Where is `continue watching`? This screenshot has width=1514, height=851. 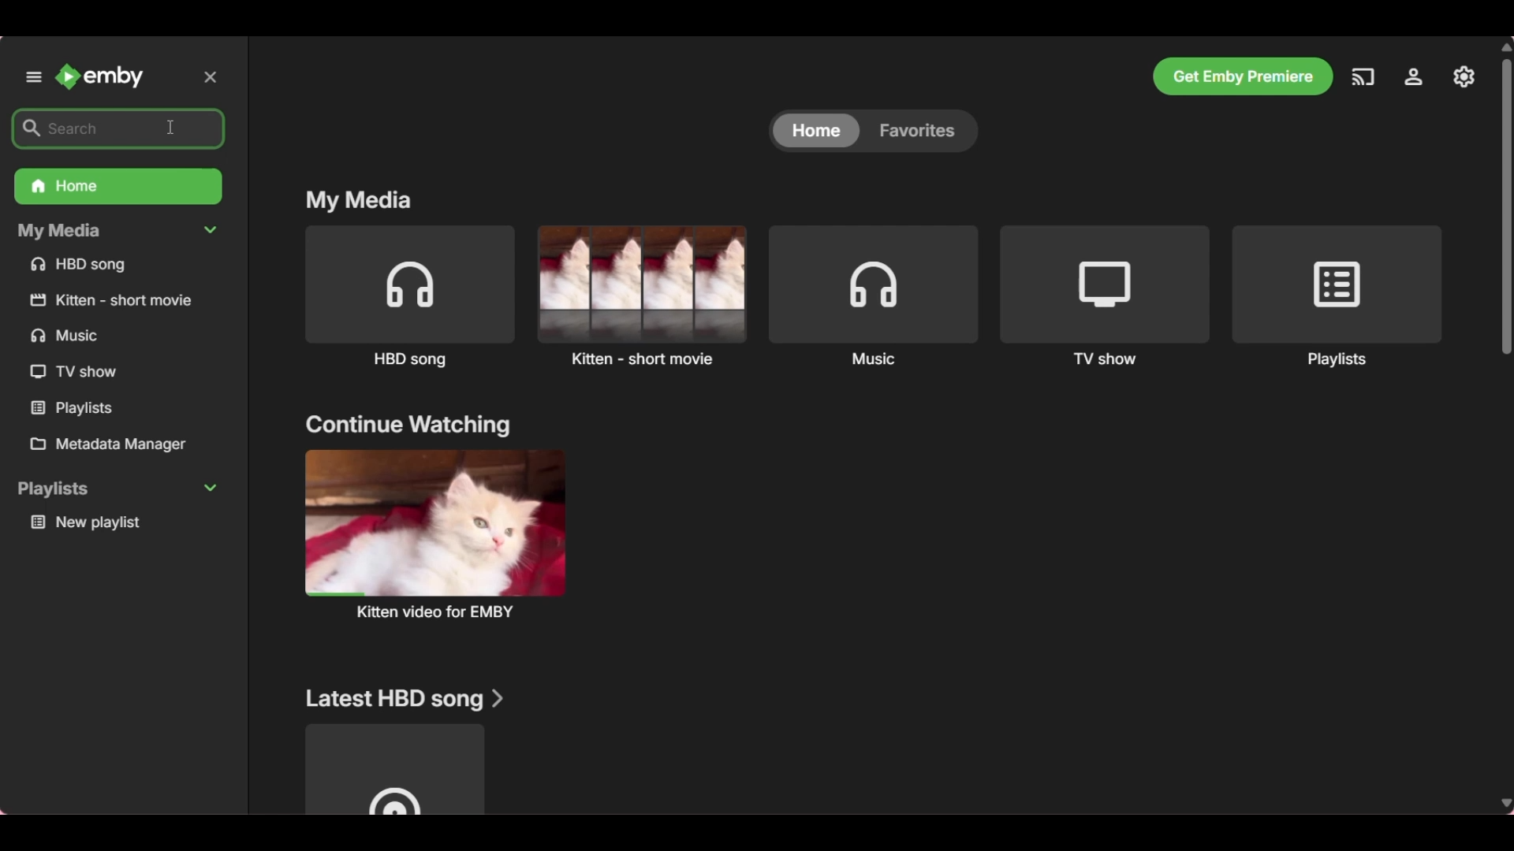 continue watching is located at coordinates (408, 426).